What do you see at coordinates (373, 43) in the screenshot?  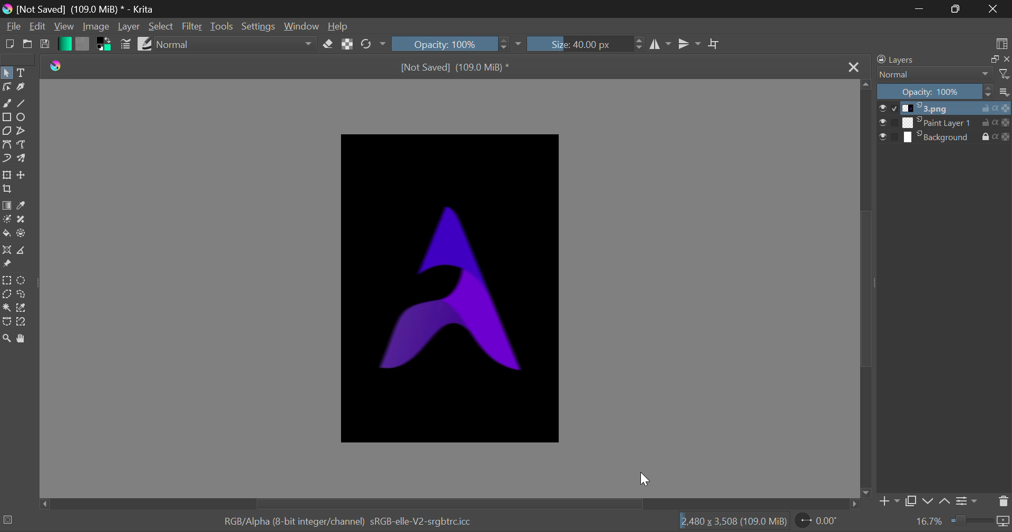 I see `Rotate` at bounding box center [373, 43].